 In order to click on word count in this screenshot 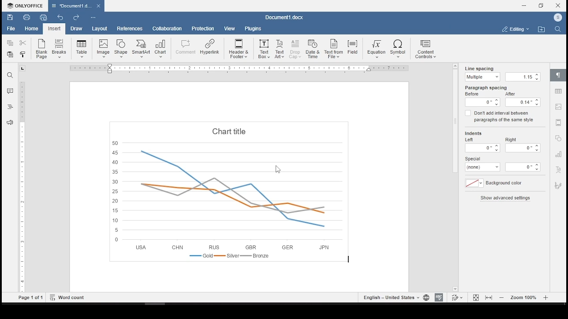, I will do `click(68, 297)`.